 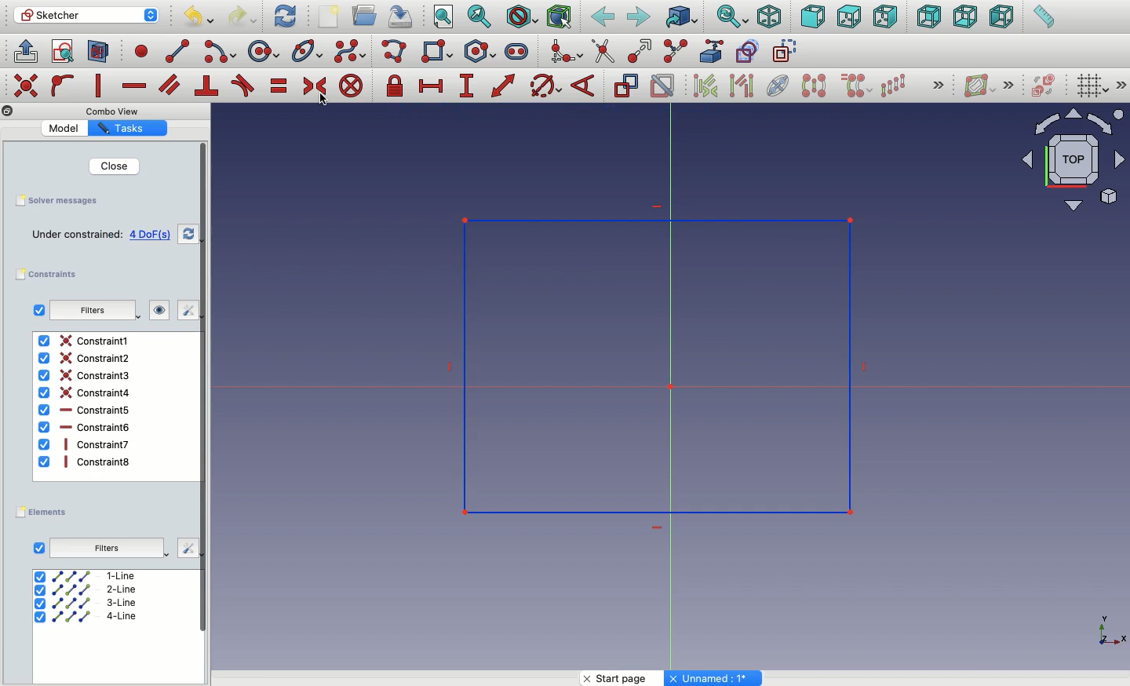 I want to click on Constraint3, so click(x=86, y=376).